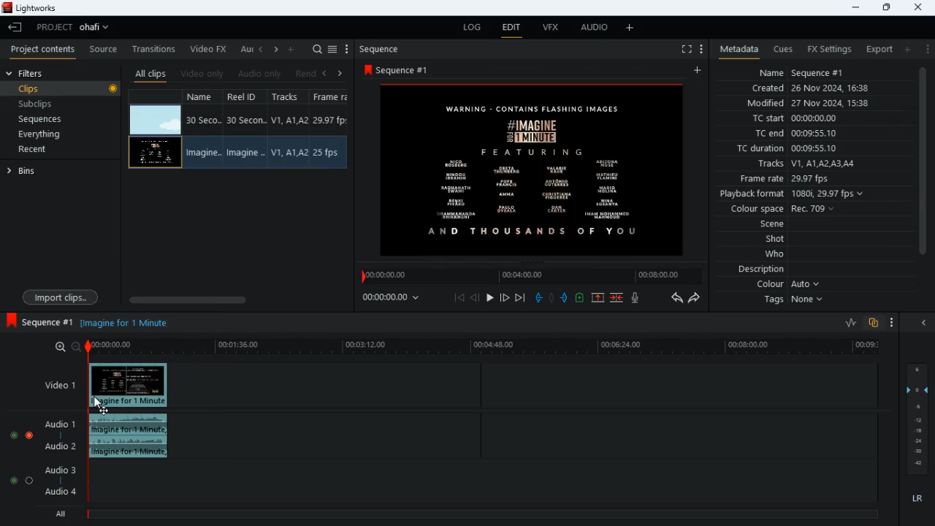 Image resolution: width=935 pixels, height=526 pixels. I want to click on scroll, so click(924, 170).